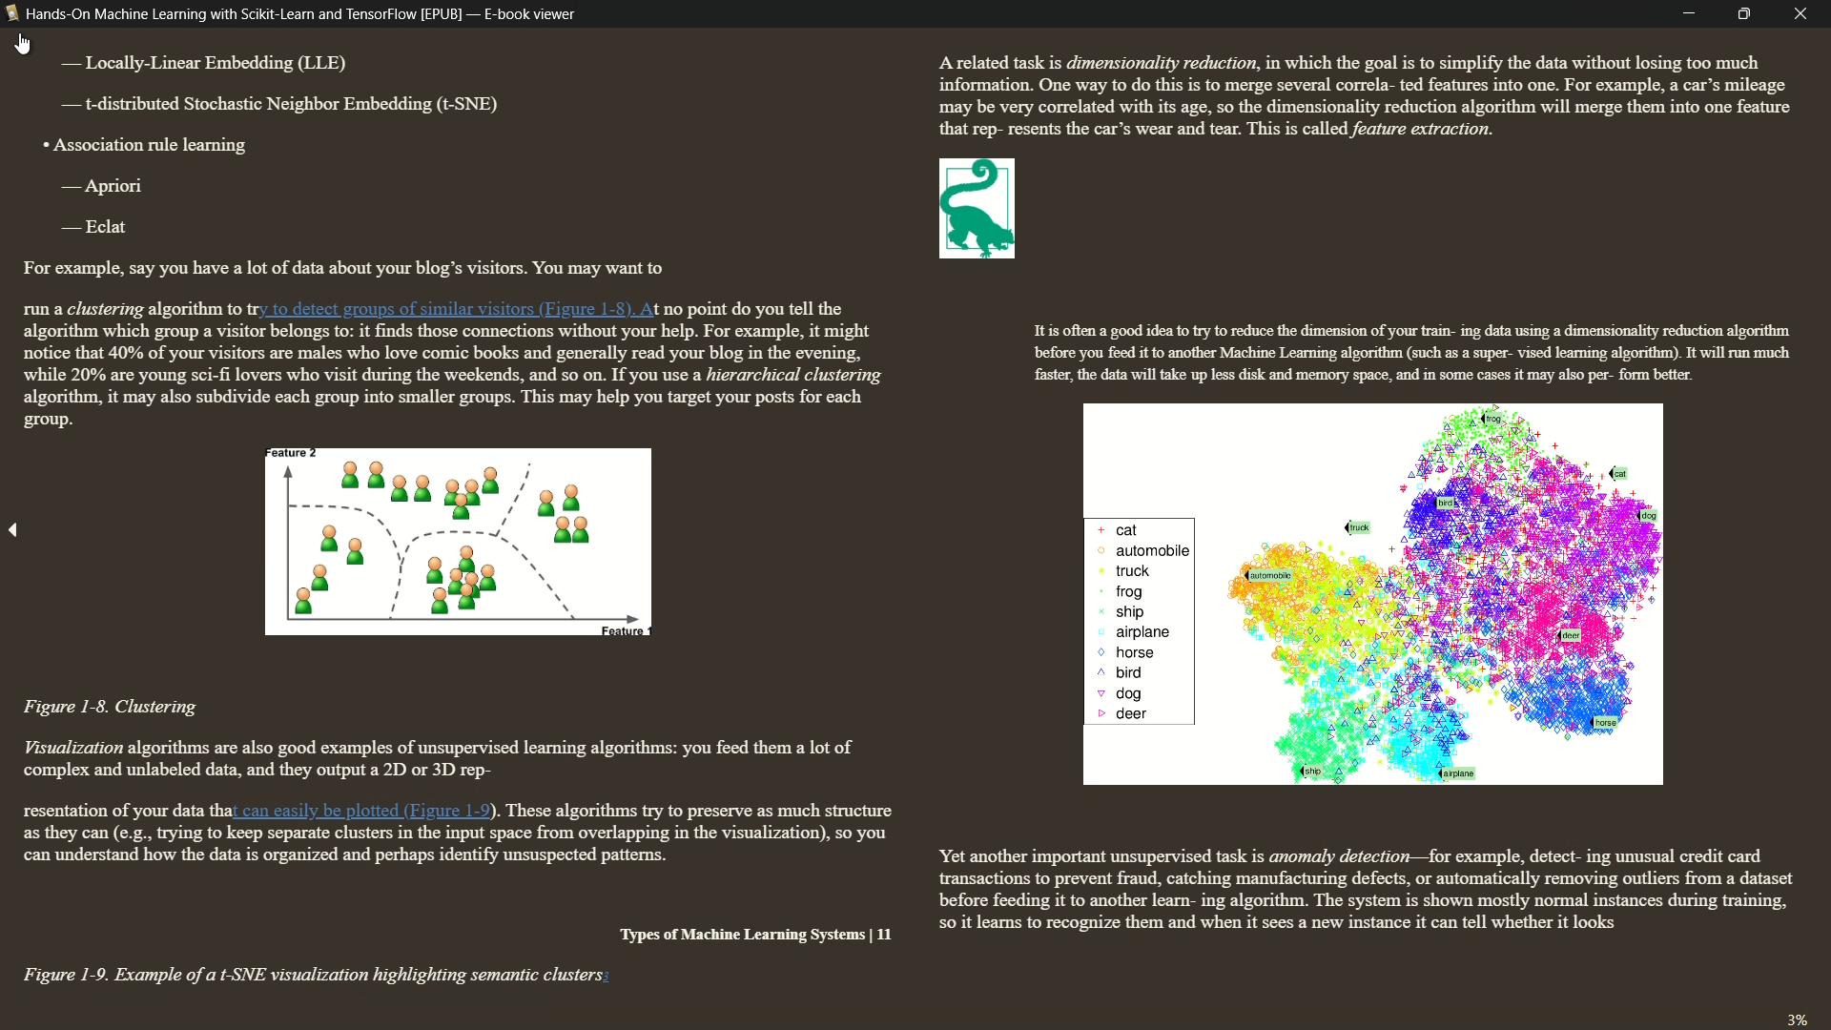  Describe the element at coordinates (529, 14) in the screenshot. I see `e-book viewer` at that location.